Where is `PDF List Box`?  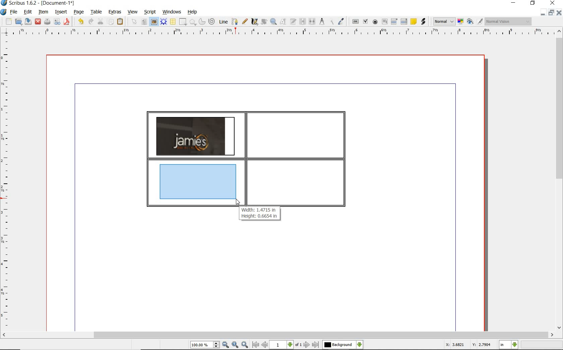 PDF List Box is located at coordinates (404, 21).